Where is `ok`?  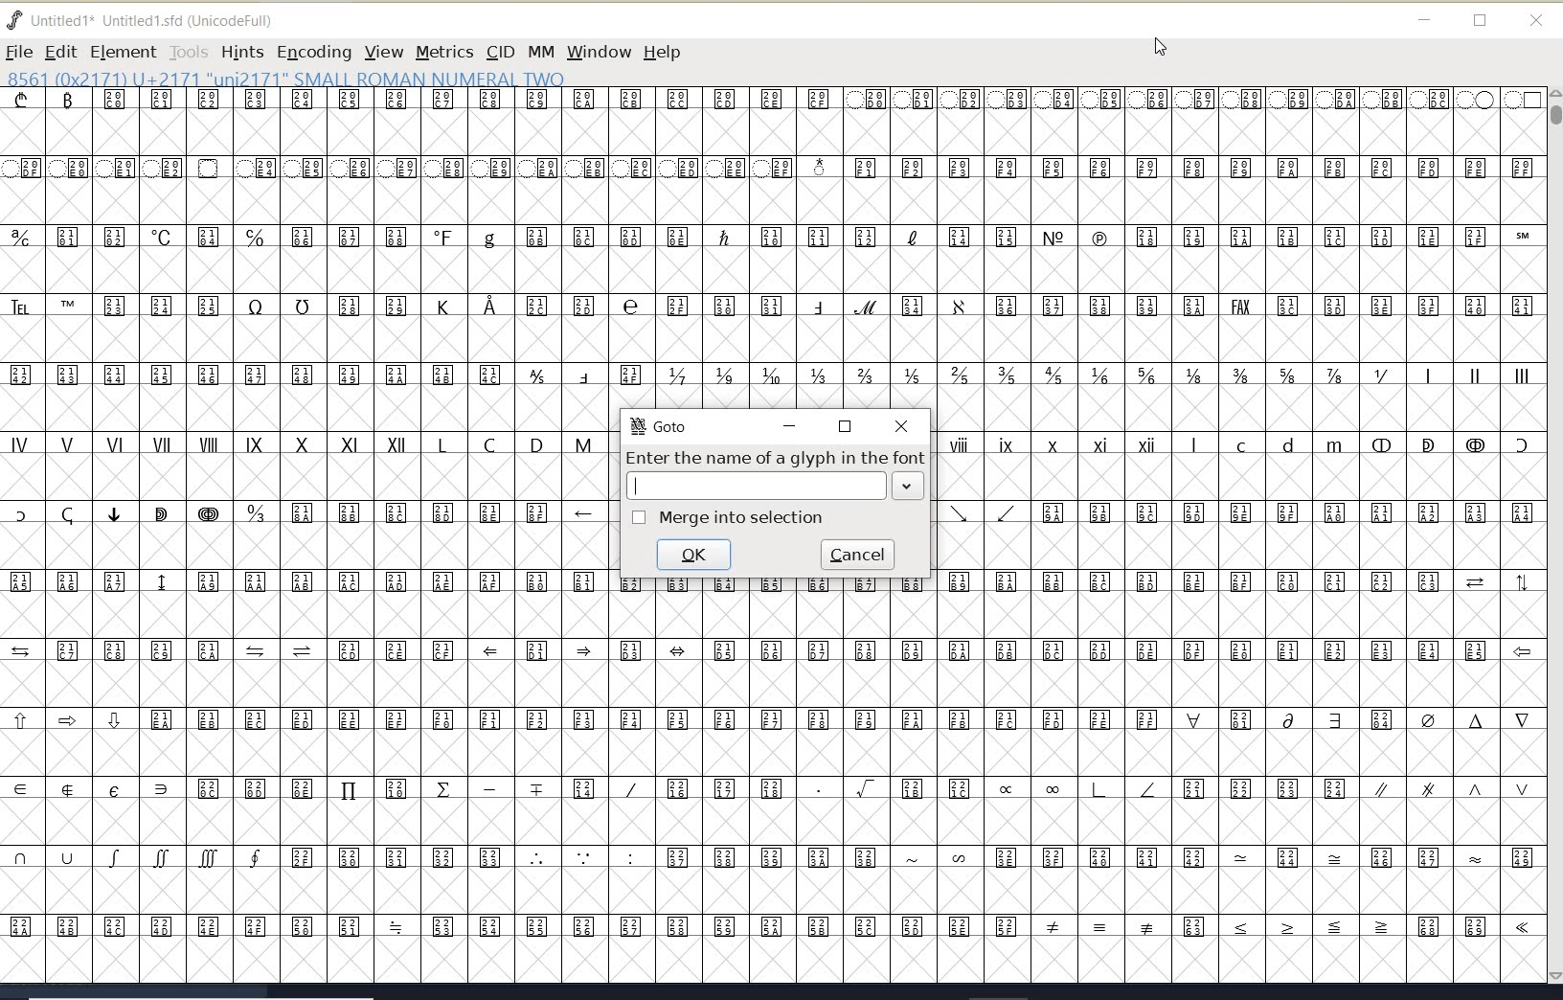
ok is located at coordinates (695, 555).